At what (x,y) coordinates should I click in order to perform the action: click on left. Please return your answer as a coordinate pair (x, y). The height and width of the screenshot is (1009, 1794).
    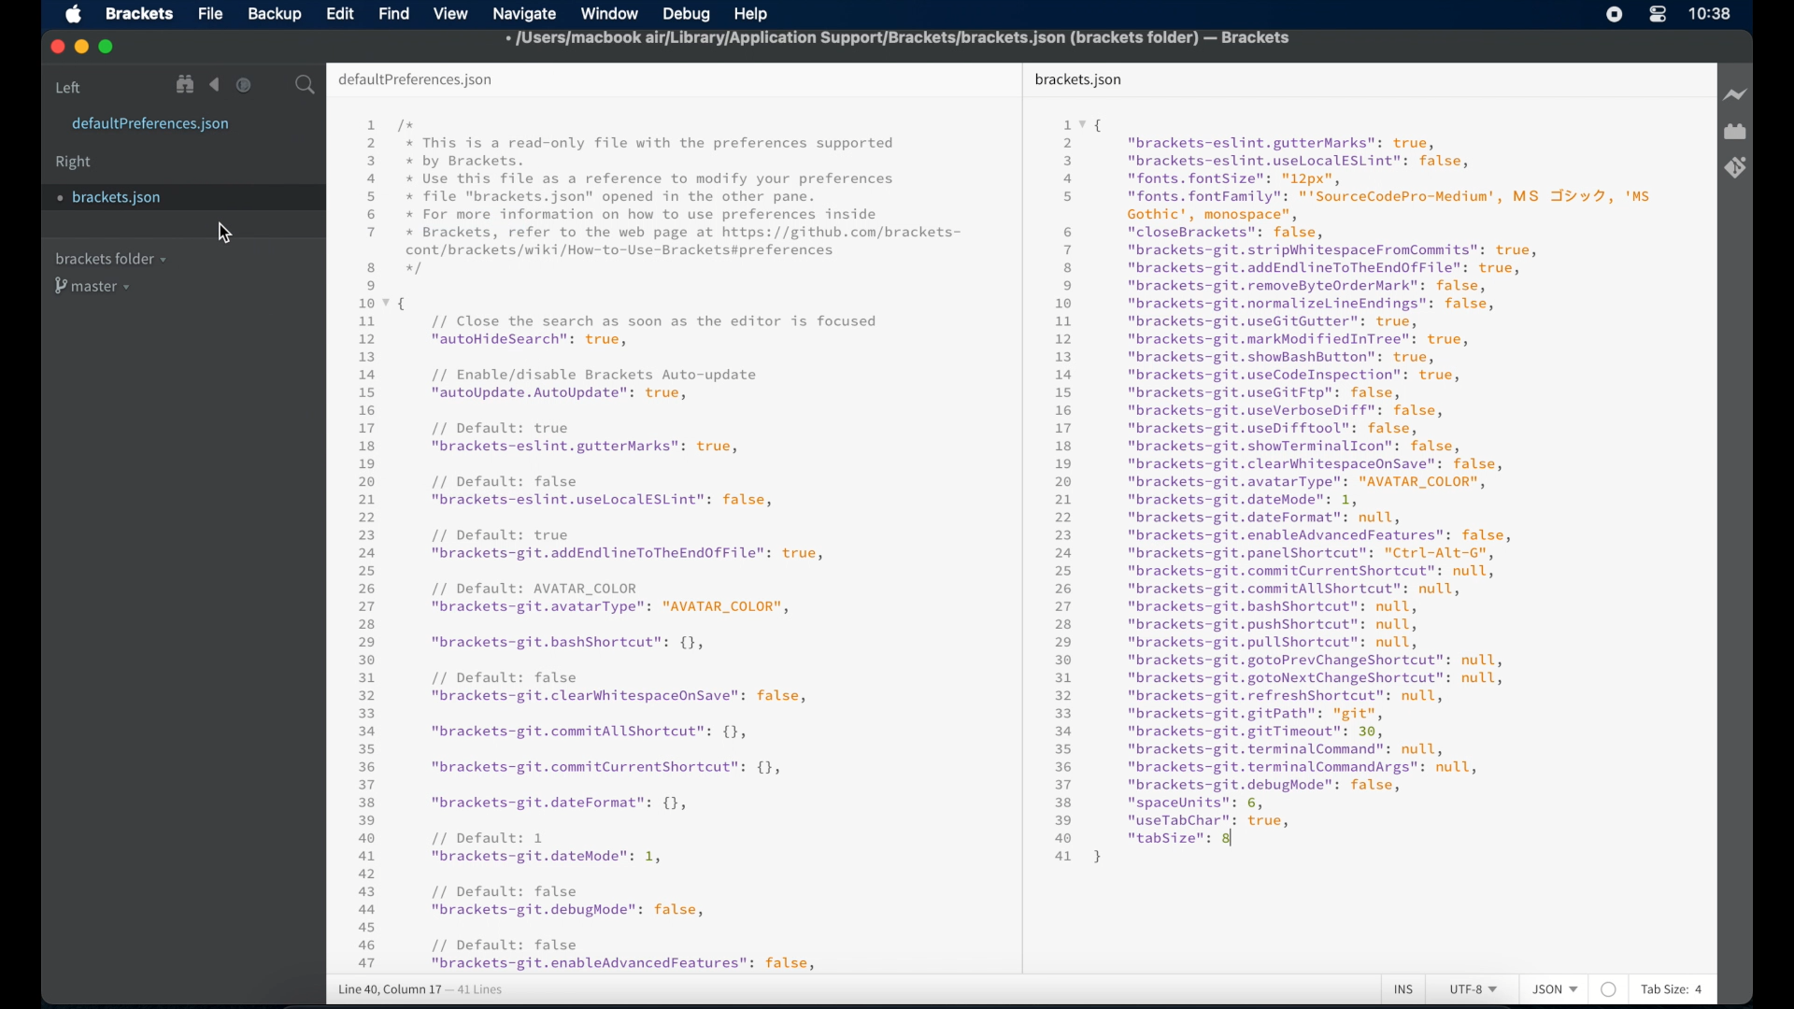
    Looking at the image, I should click on (69, 88).